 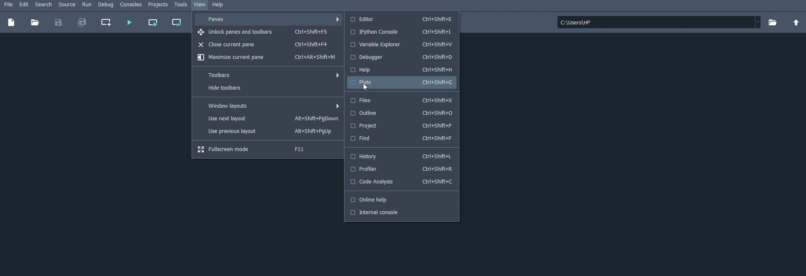 What do you see at coordinates (260, 150) in the screenshot?
I see `Fullscreen mode` at bounding box center [260, 150].